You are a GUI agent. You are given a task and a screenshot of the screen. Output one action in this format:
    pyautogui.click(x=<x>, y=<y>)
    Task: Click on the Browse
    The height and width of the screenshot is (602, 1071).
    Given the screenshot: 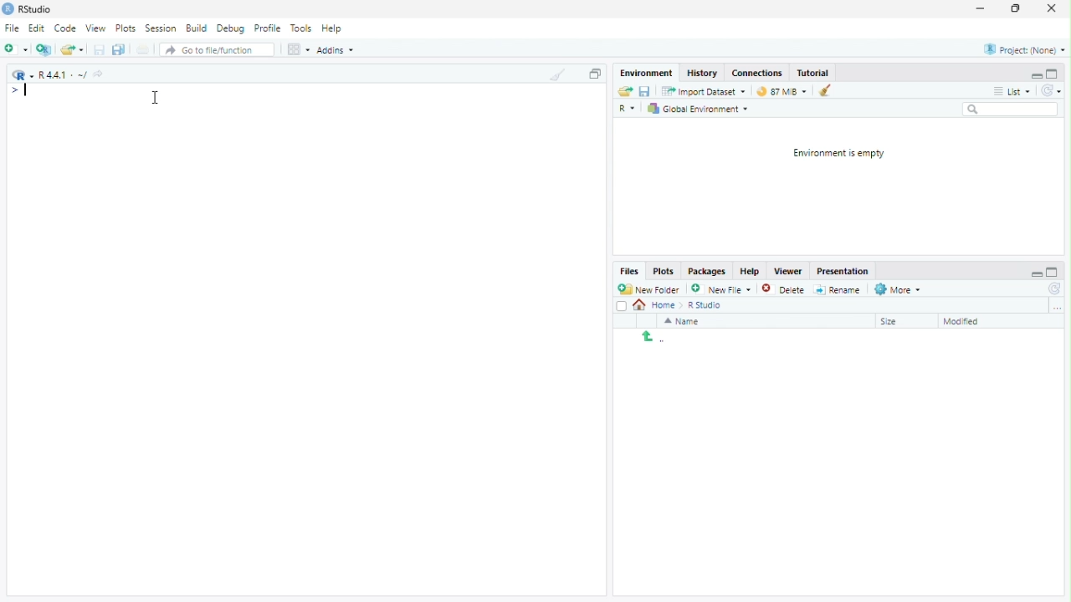 What is the action you would take?
    pyautogui.click(x=1058, y=307)
    